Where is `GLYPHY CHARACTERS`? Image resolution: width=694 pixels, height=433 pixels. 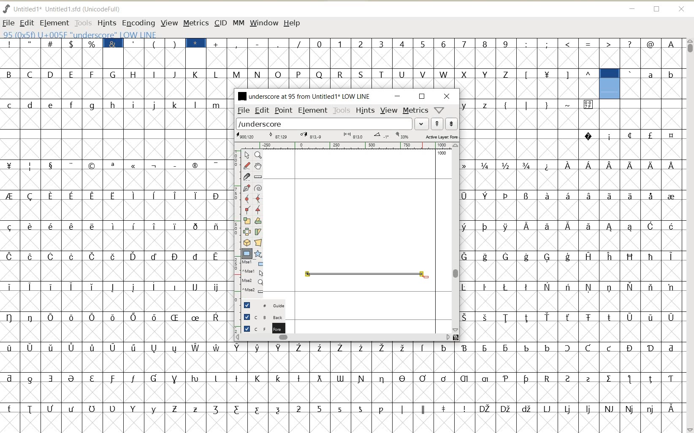
GLYPHY CHARACTERS is located at coordinates (529, 245).